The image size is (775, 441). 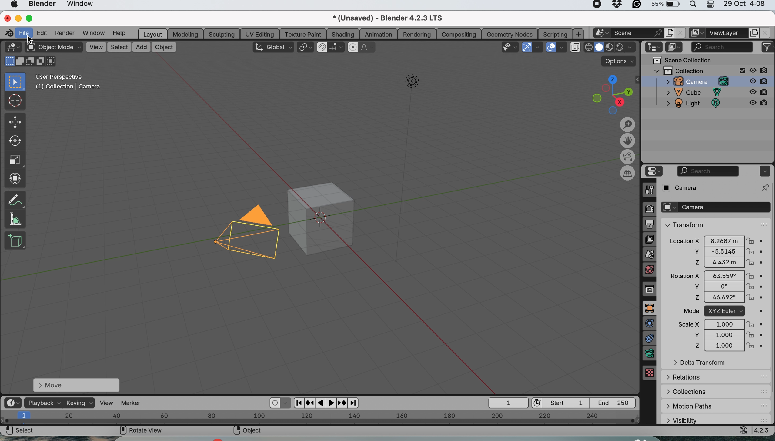 What do you see at coordinates (727, 34) in the screenshot?
I see `view layer` at bounding box center [727, 34].